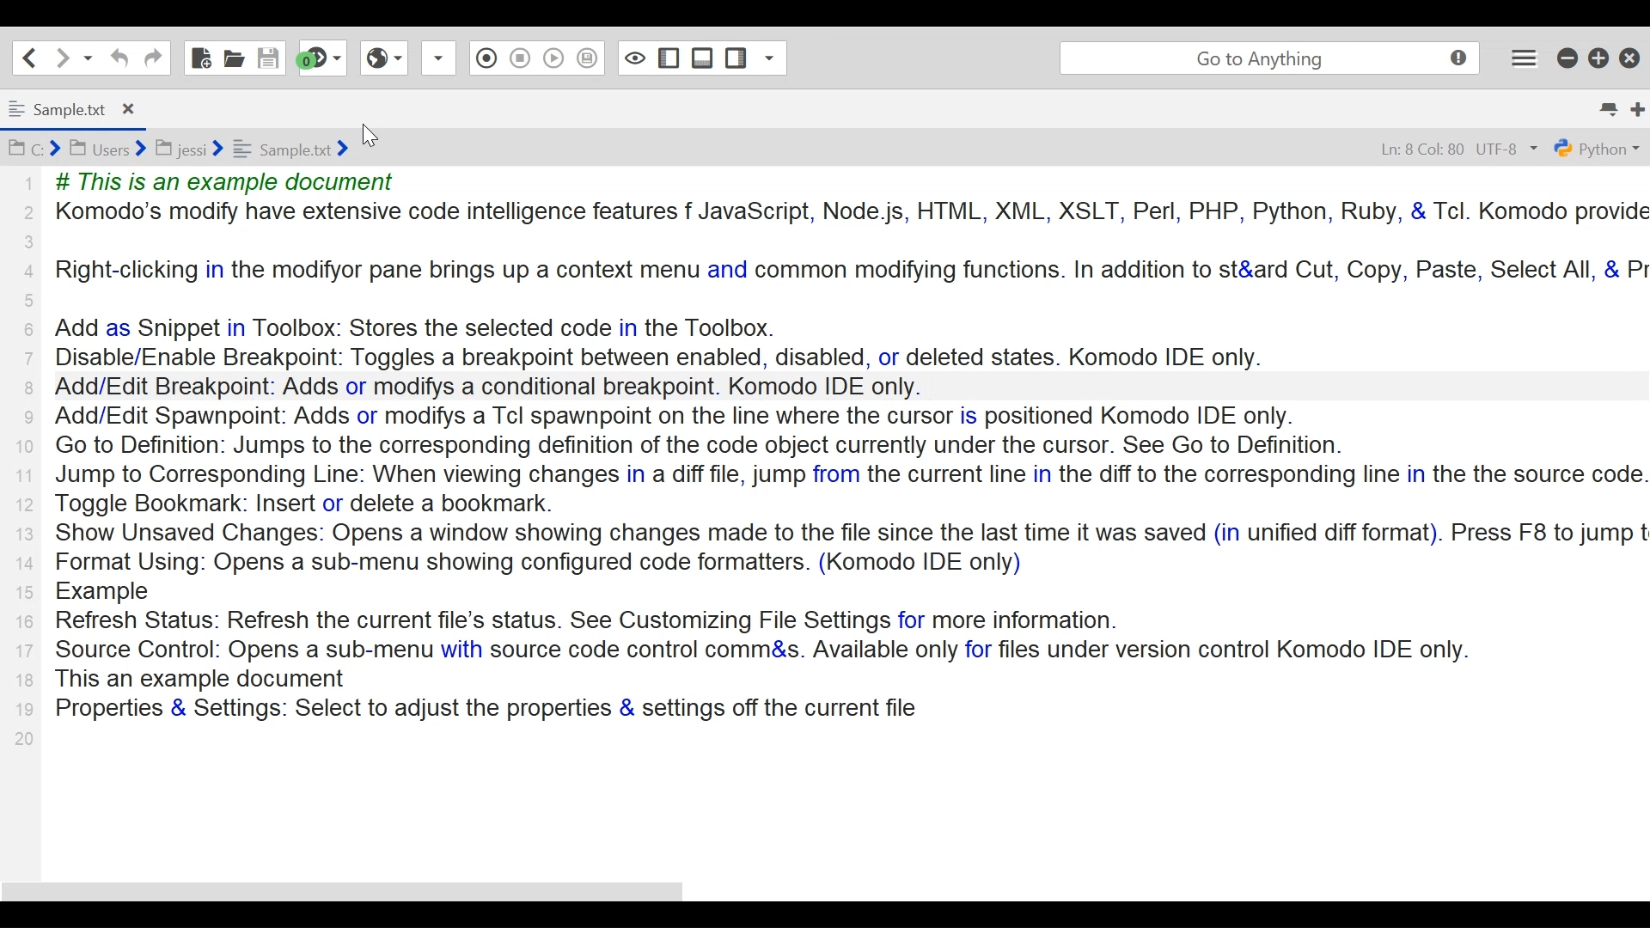 The image size is (1650, 928). I want to click on Toggle Focus Mode, so click(636, 58).